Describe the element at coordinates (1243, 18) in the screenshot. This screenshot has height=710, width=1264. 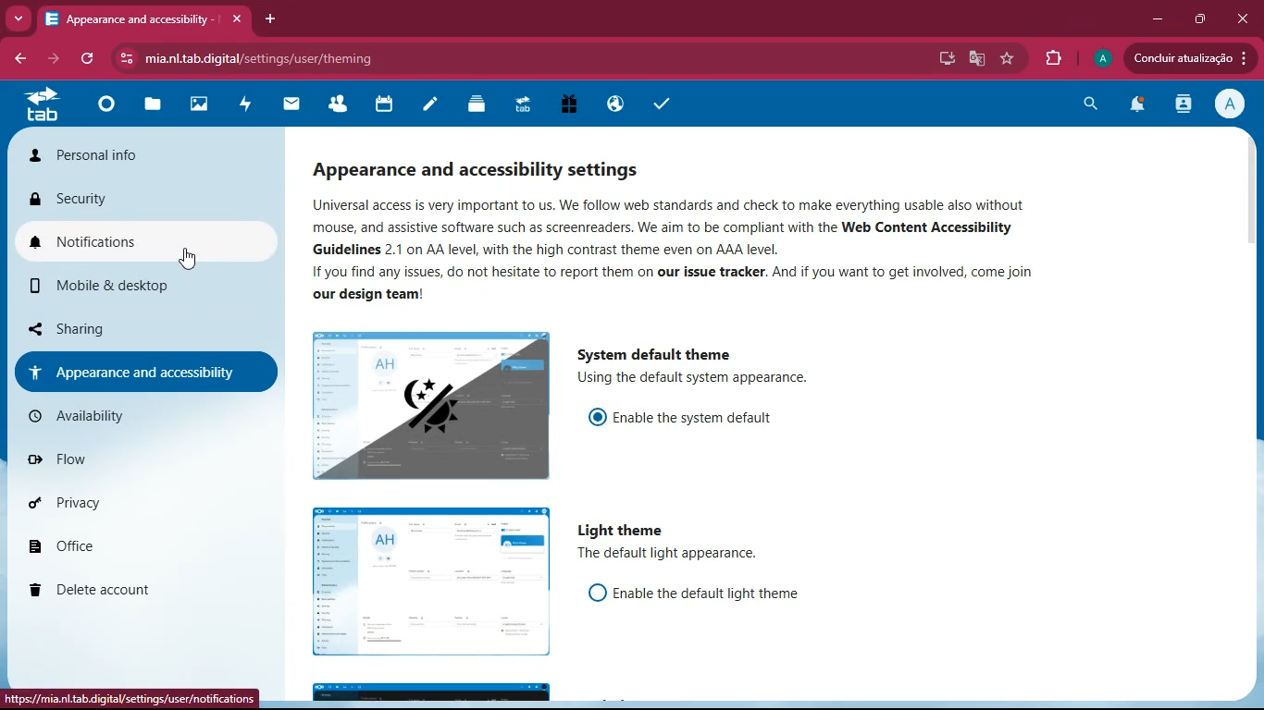
I see `close` at that location.